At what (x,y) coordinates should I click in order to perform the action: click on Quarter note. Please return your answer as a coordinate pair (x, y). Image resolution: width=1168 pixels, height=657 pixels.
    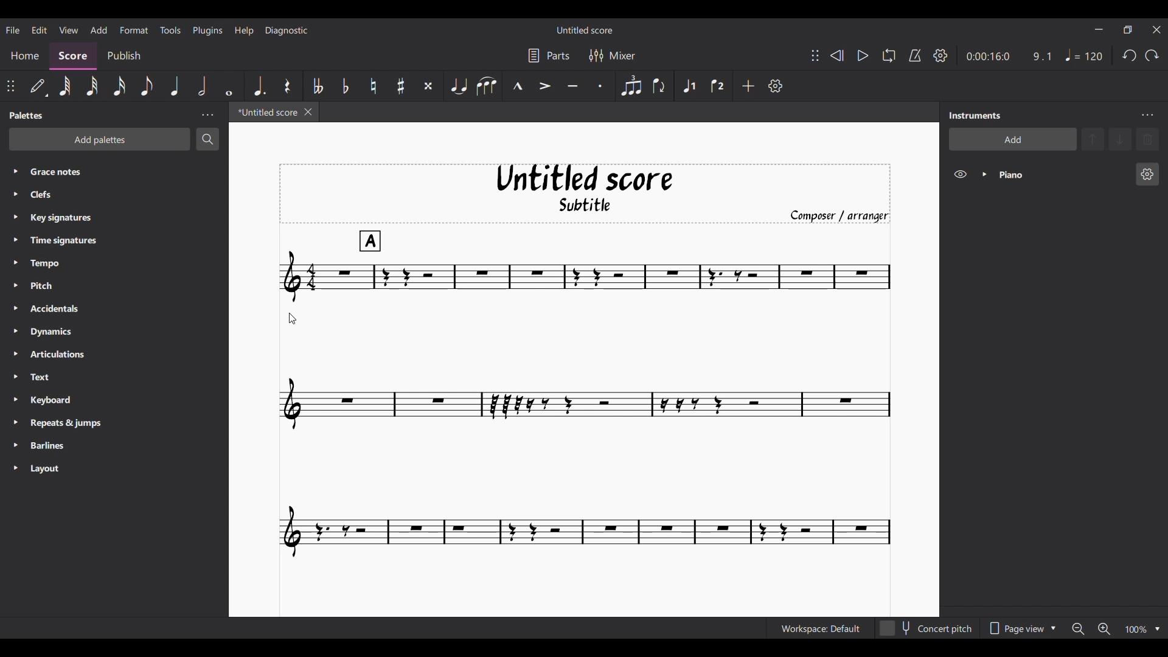
    Looking at the image, I should click on (1084, 55).